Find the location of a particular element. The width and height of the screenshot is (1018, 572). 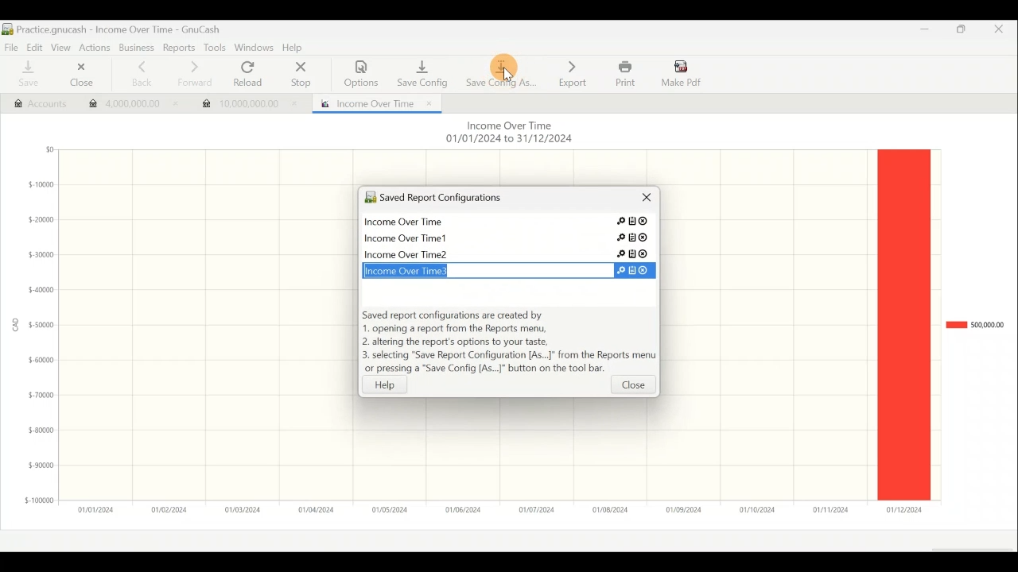

Chart legend is located at coordinates (974, 325).